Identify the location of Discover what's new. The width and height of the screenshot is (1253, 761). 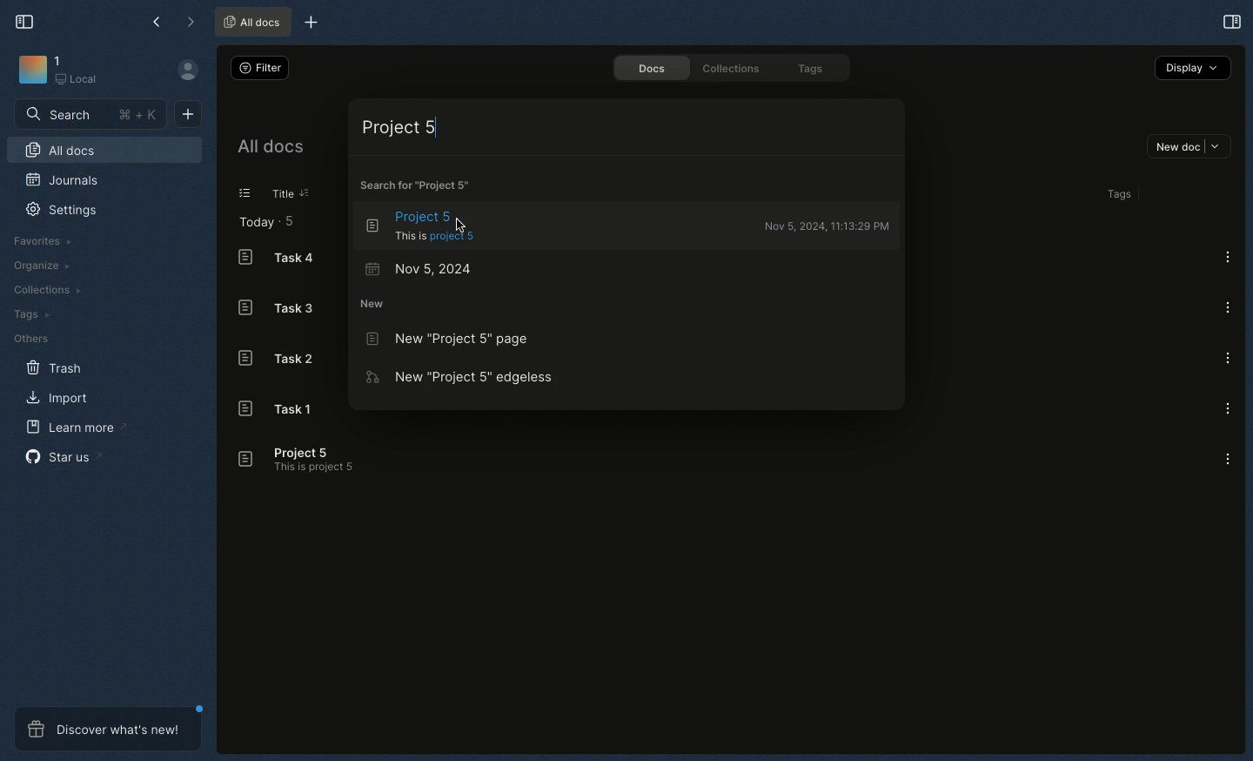
(107, 727).